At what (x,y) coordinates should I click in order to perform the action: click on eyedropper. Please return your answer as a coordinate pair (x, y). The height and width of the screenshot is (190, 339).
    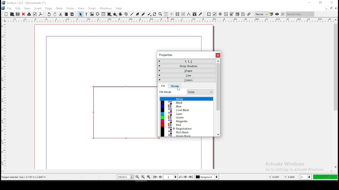
    Looking at the image, I should click on (200, 15).